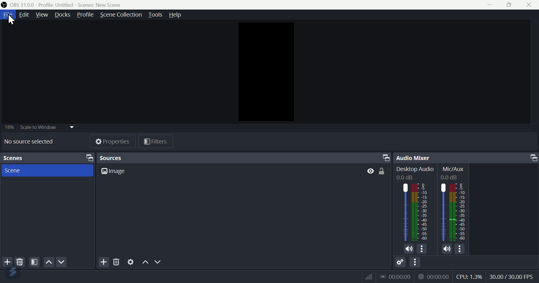 The height and width of the screenshot is (283, 539). Describe the element at coordinates (117, 262) in the screenshot. I see `Delete` at that location.